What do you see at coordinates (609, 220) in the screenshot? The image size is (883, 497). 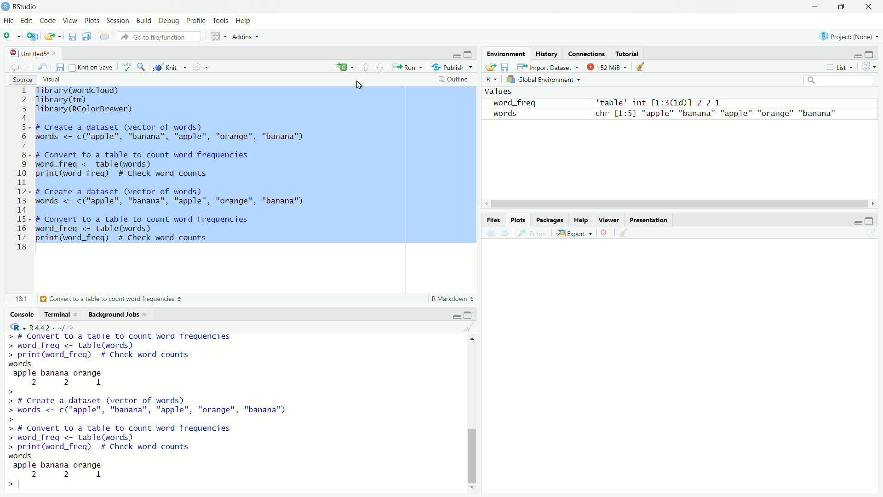 I see `Viewer` at bounding box center [609, 220].